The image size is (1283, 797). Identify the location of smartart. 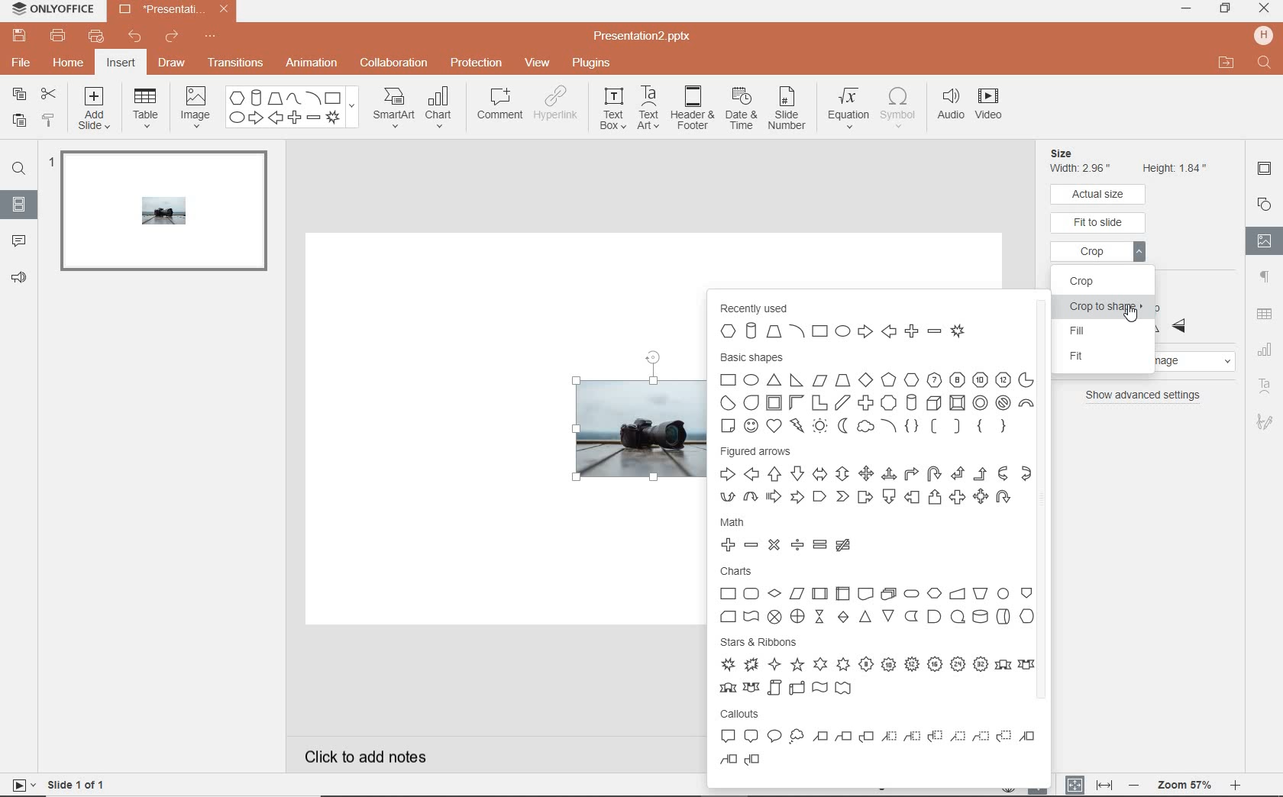
(392, 108).